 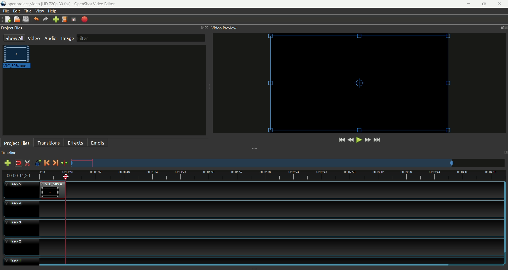 I want to click on project files, so click(x=12, y=27).